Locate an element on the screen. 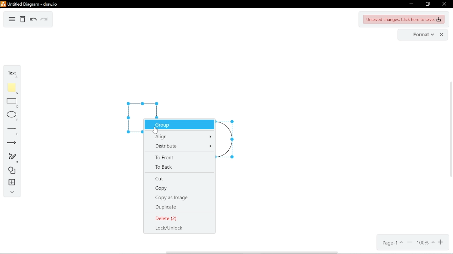  cut is located at coordinates (179, 179).